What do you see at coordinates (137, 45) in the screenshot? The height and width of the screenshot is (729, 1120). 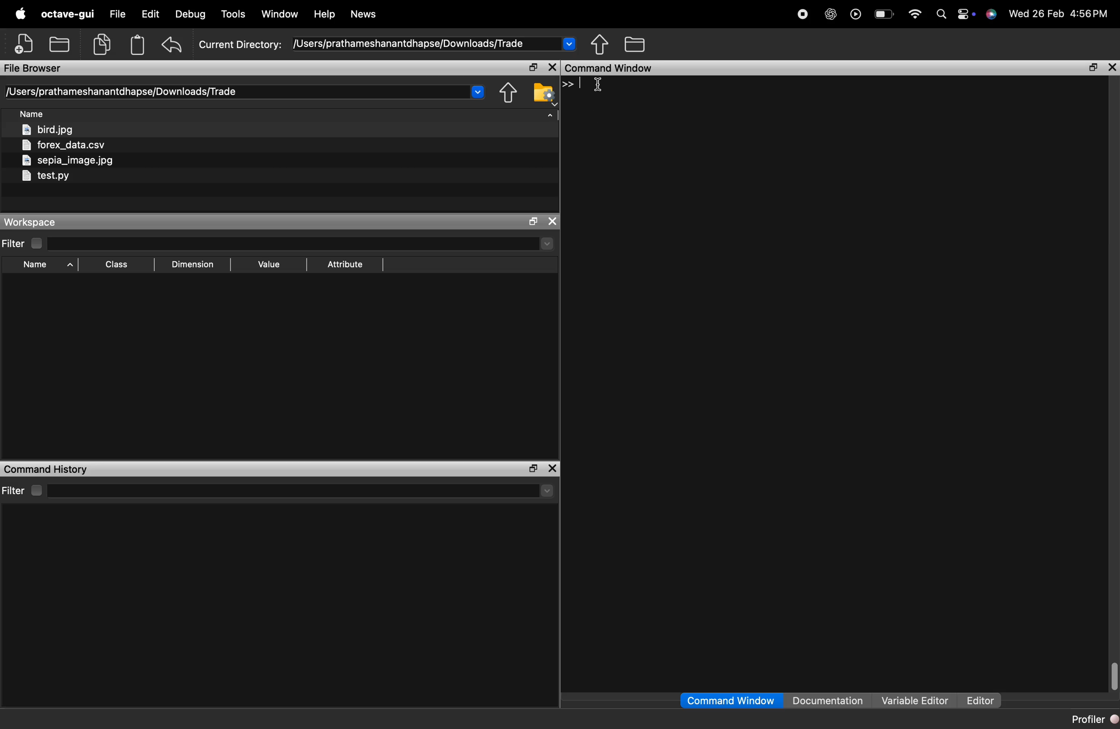 I see `Clipboard ` at bounding box center [137, 45].